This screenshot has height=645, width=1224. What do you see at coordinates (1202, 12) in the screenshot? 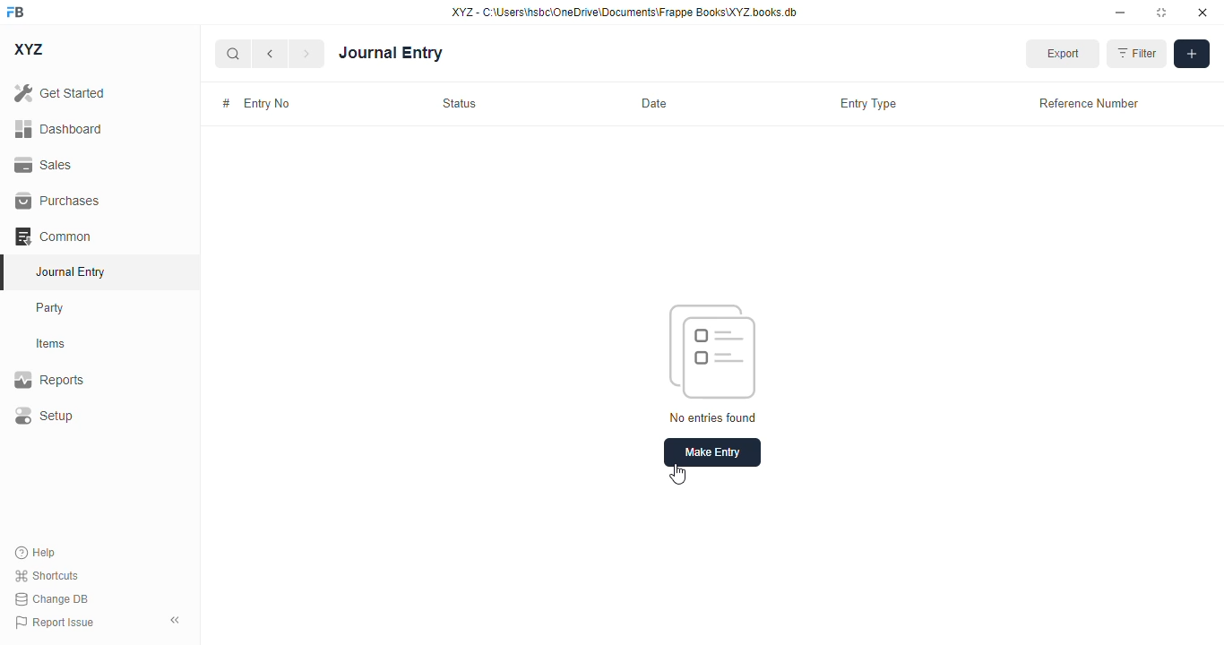
I see `close` at bounding box center [1202, 12].